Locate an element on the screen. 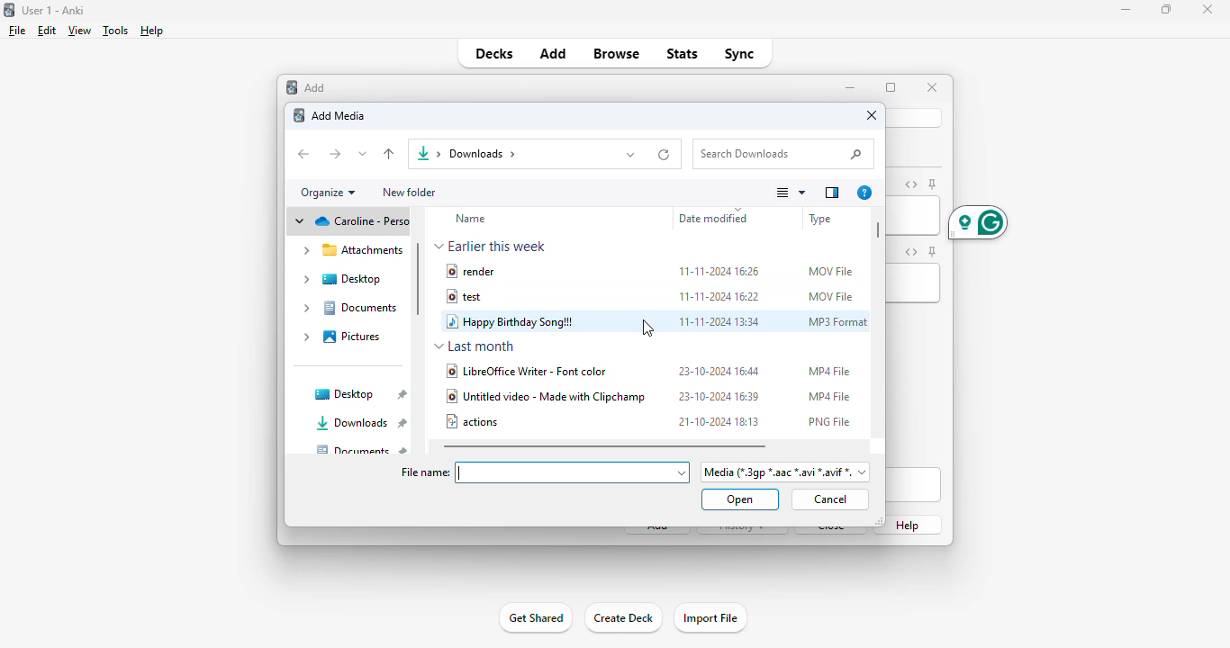 The width and height of the screenshot is (1230, 648). vertical scroll bar is located at coordinates (419, 278).